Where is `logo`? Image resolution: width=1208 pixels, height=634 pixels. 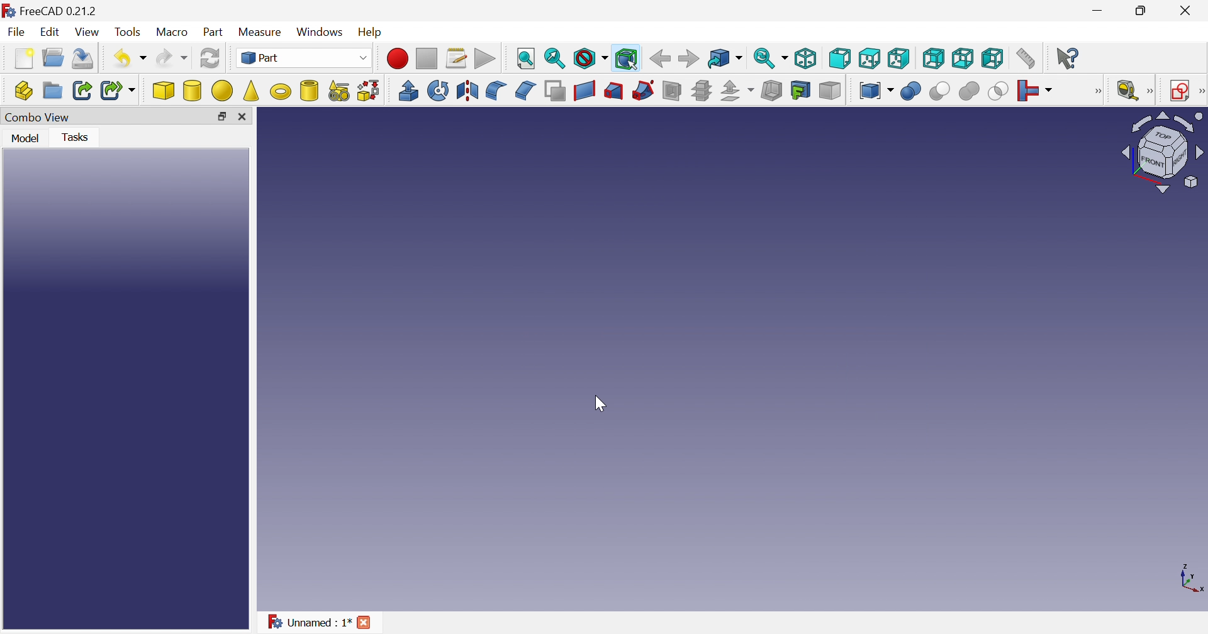
logo is located at coordinates (9, 11).